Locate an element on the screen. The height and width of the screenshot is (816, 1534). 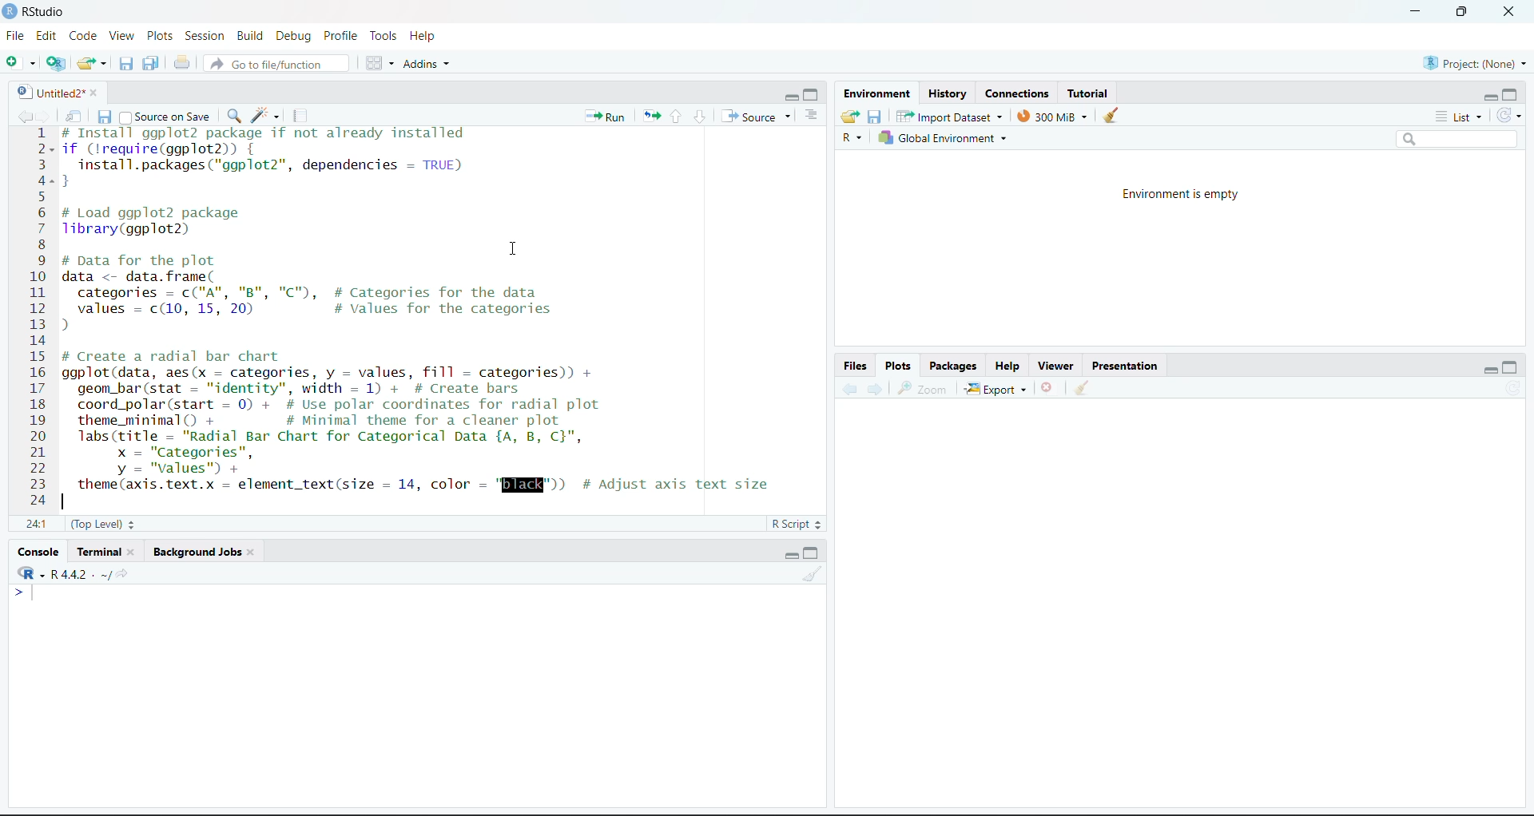
Plots is located at coordinates (159, 35).